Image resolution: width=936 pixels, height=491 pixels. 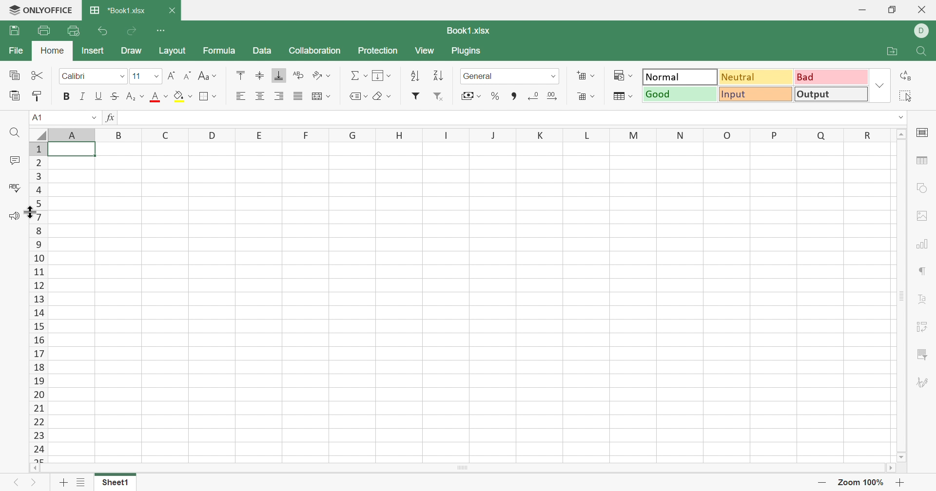 What do you see at coordinates (415, 75) in the screenshot?
I see `Ascending order` at bounding box center [415, 75].